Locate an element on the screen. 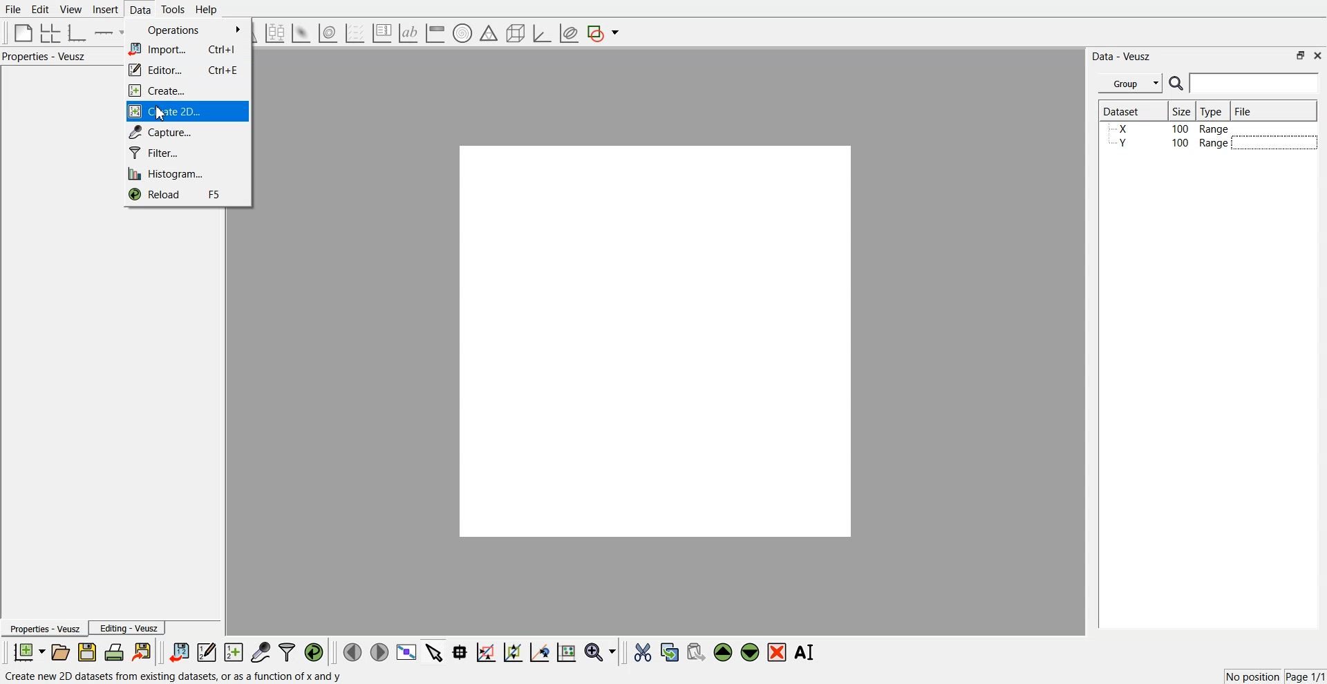 Image resolution: width=1327 pixels, height=684 pixels. Insert is located at coordinates (105, 9).